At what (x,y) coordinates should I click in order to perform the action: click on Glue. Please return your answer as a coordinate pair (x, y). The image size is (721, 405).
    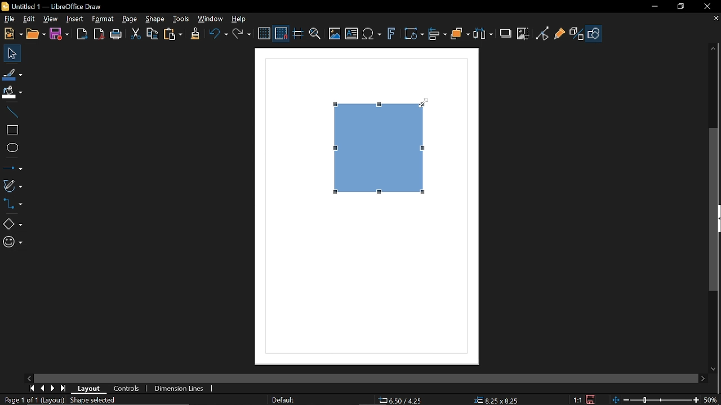
    Looking at the image, I should click on (560, 35).